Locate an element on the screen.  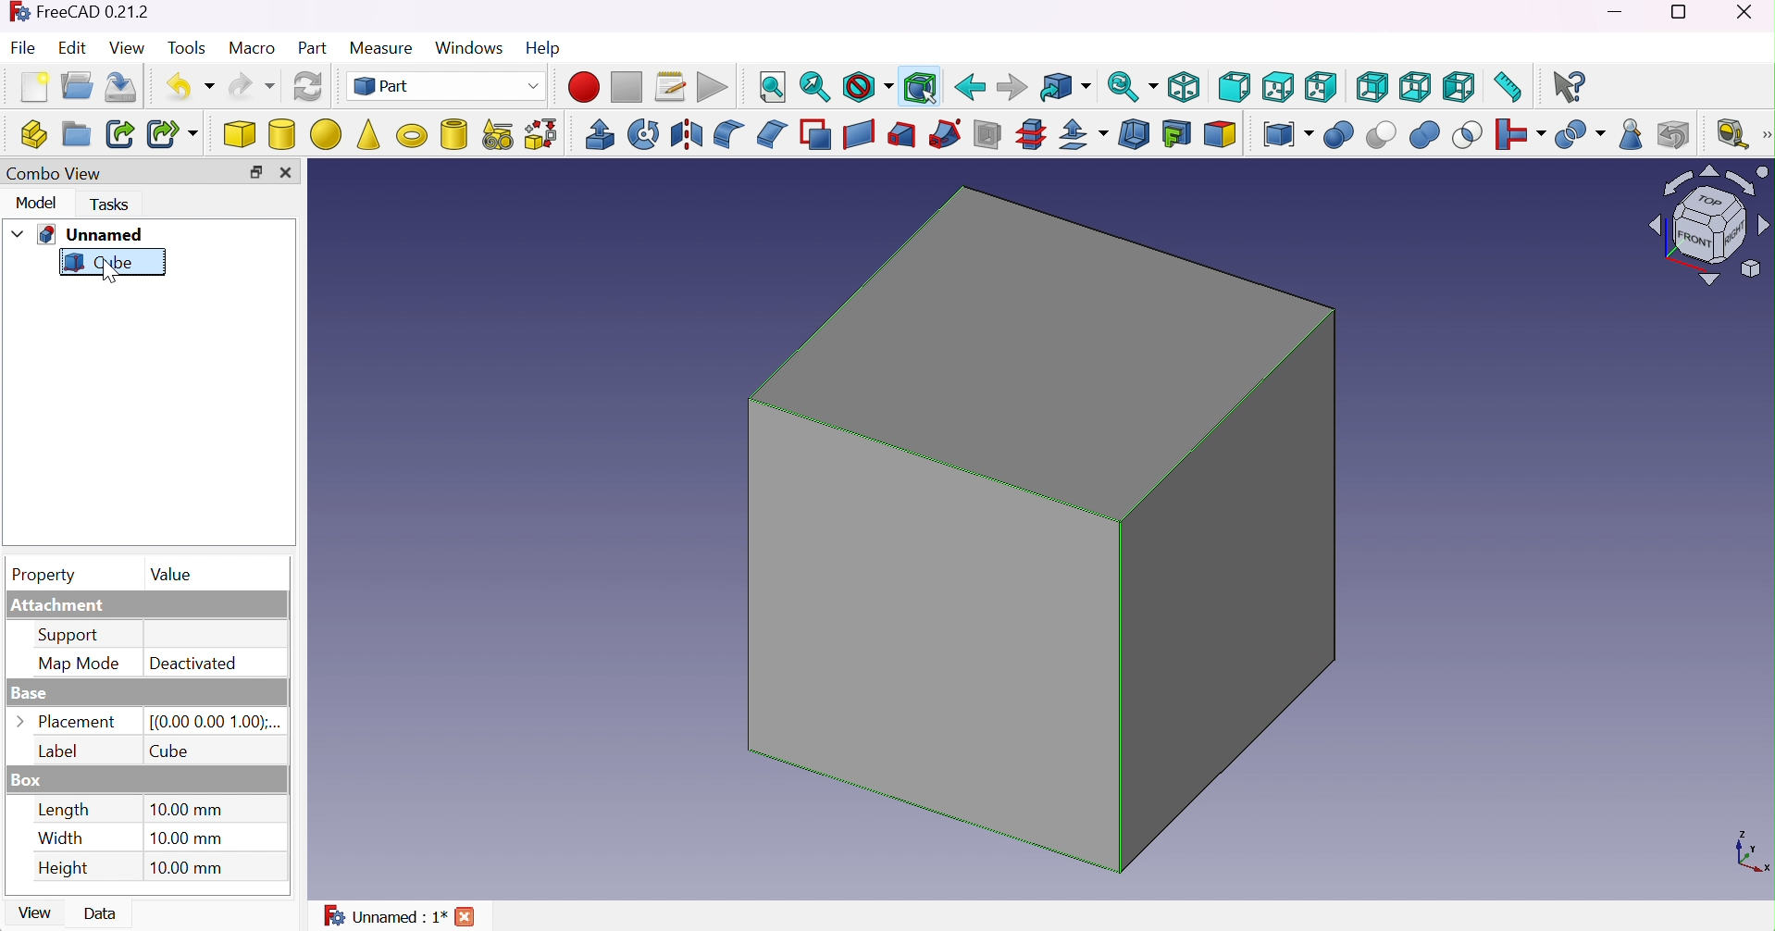
Measure distance is located at coordinates (1508, 89).